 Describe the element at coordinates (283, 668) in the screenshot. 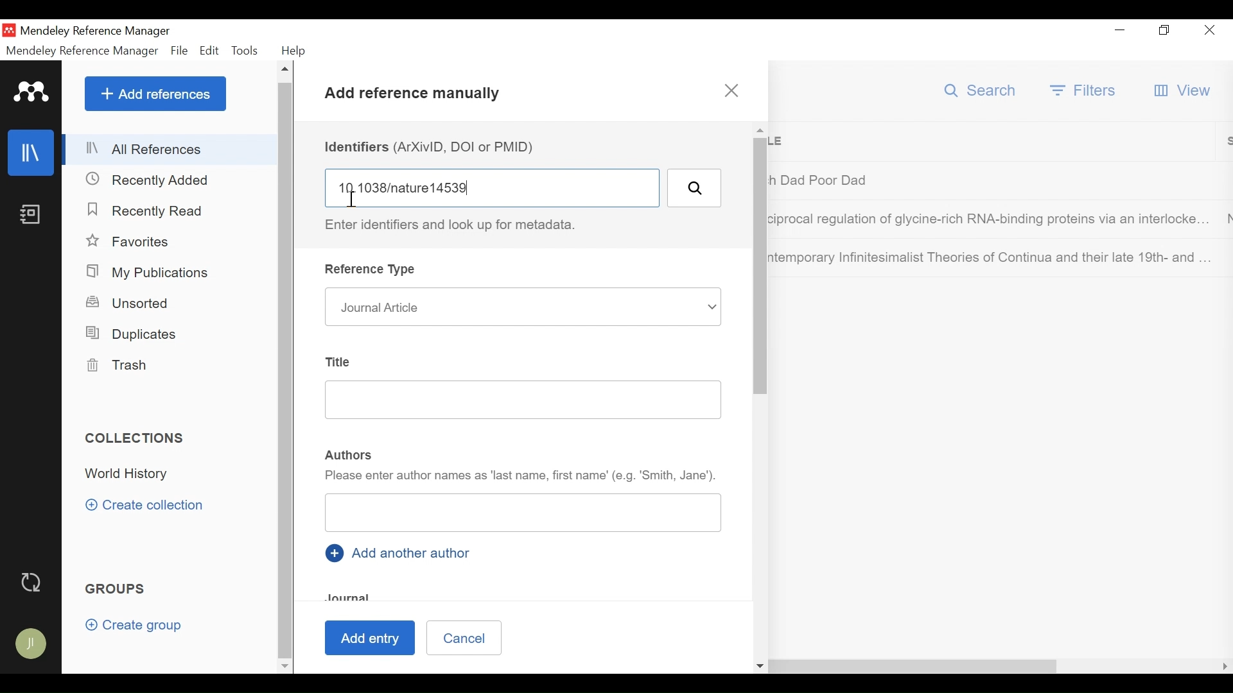

I see `Scroll down` at that location.